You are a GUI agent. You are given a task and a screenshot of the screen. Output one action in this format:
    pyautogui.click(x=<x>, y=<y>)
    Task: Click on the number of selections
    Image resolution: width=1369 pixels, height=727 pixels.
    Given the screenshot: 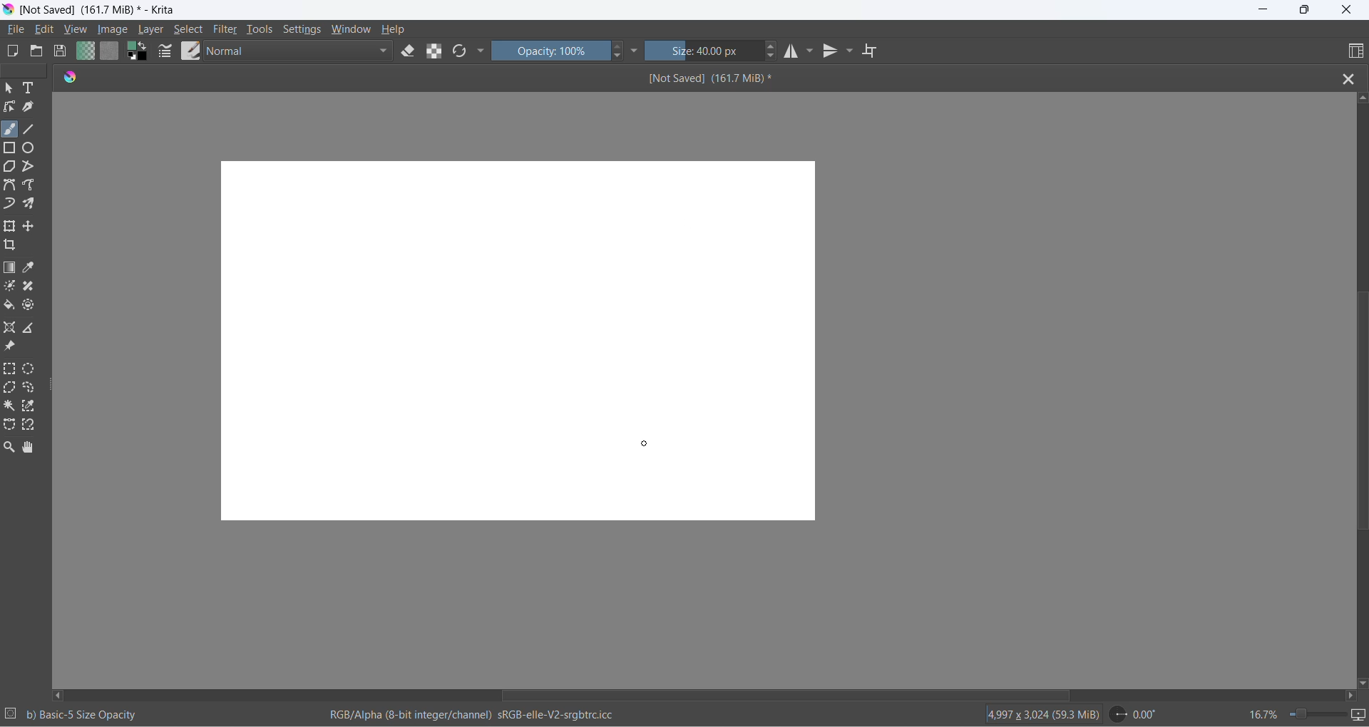 What is the action you would take?
    pyautogui.click(x=11, y=715)
    